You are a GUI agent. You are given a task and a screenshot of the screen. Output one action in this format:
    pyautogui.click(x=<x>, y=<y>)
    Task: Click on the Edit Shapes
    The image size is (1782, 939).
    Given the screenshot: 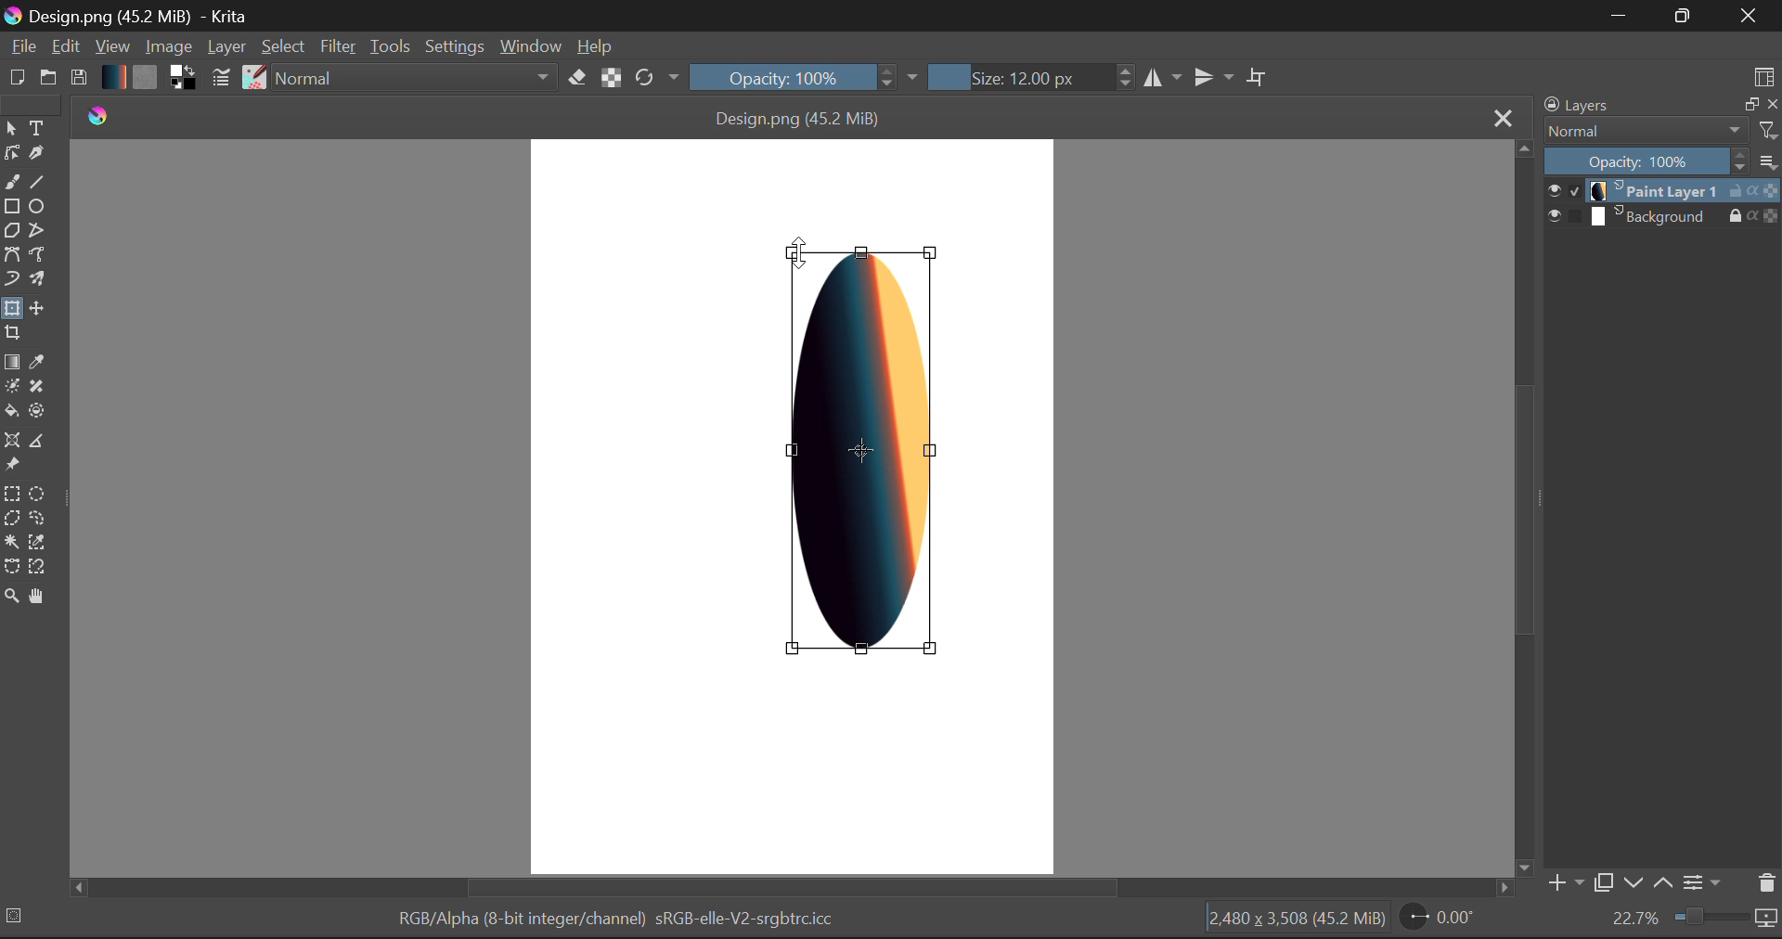 What is the action you would take?
    pyautogui.click(x=11, y=151)
    